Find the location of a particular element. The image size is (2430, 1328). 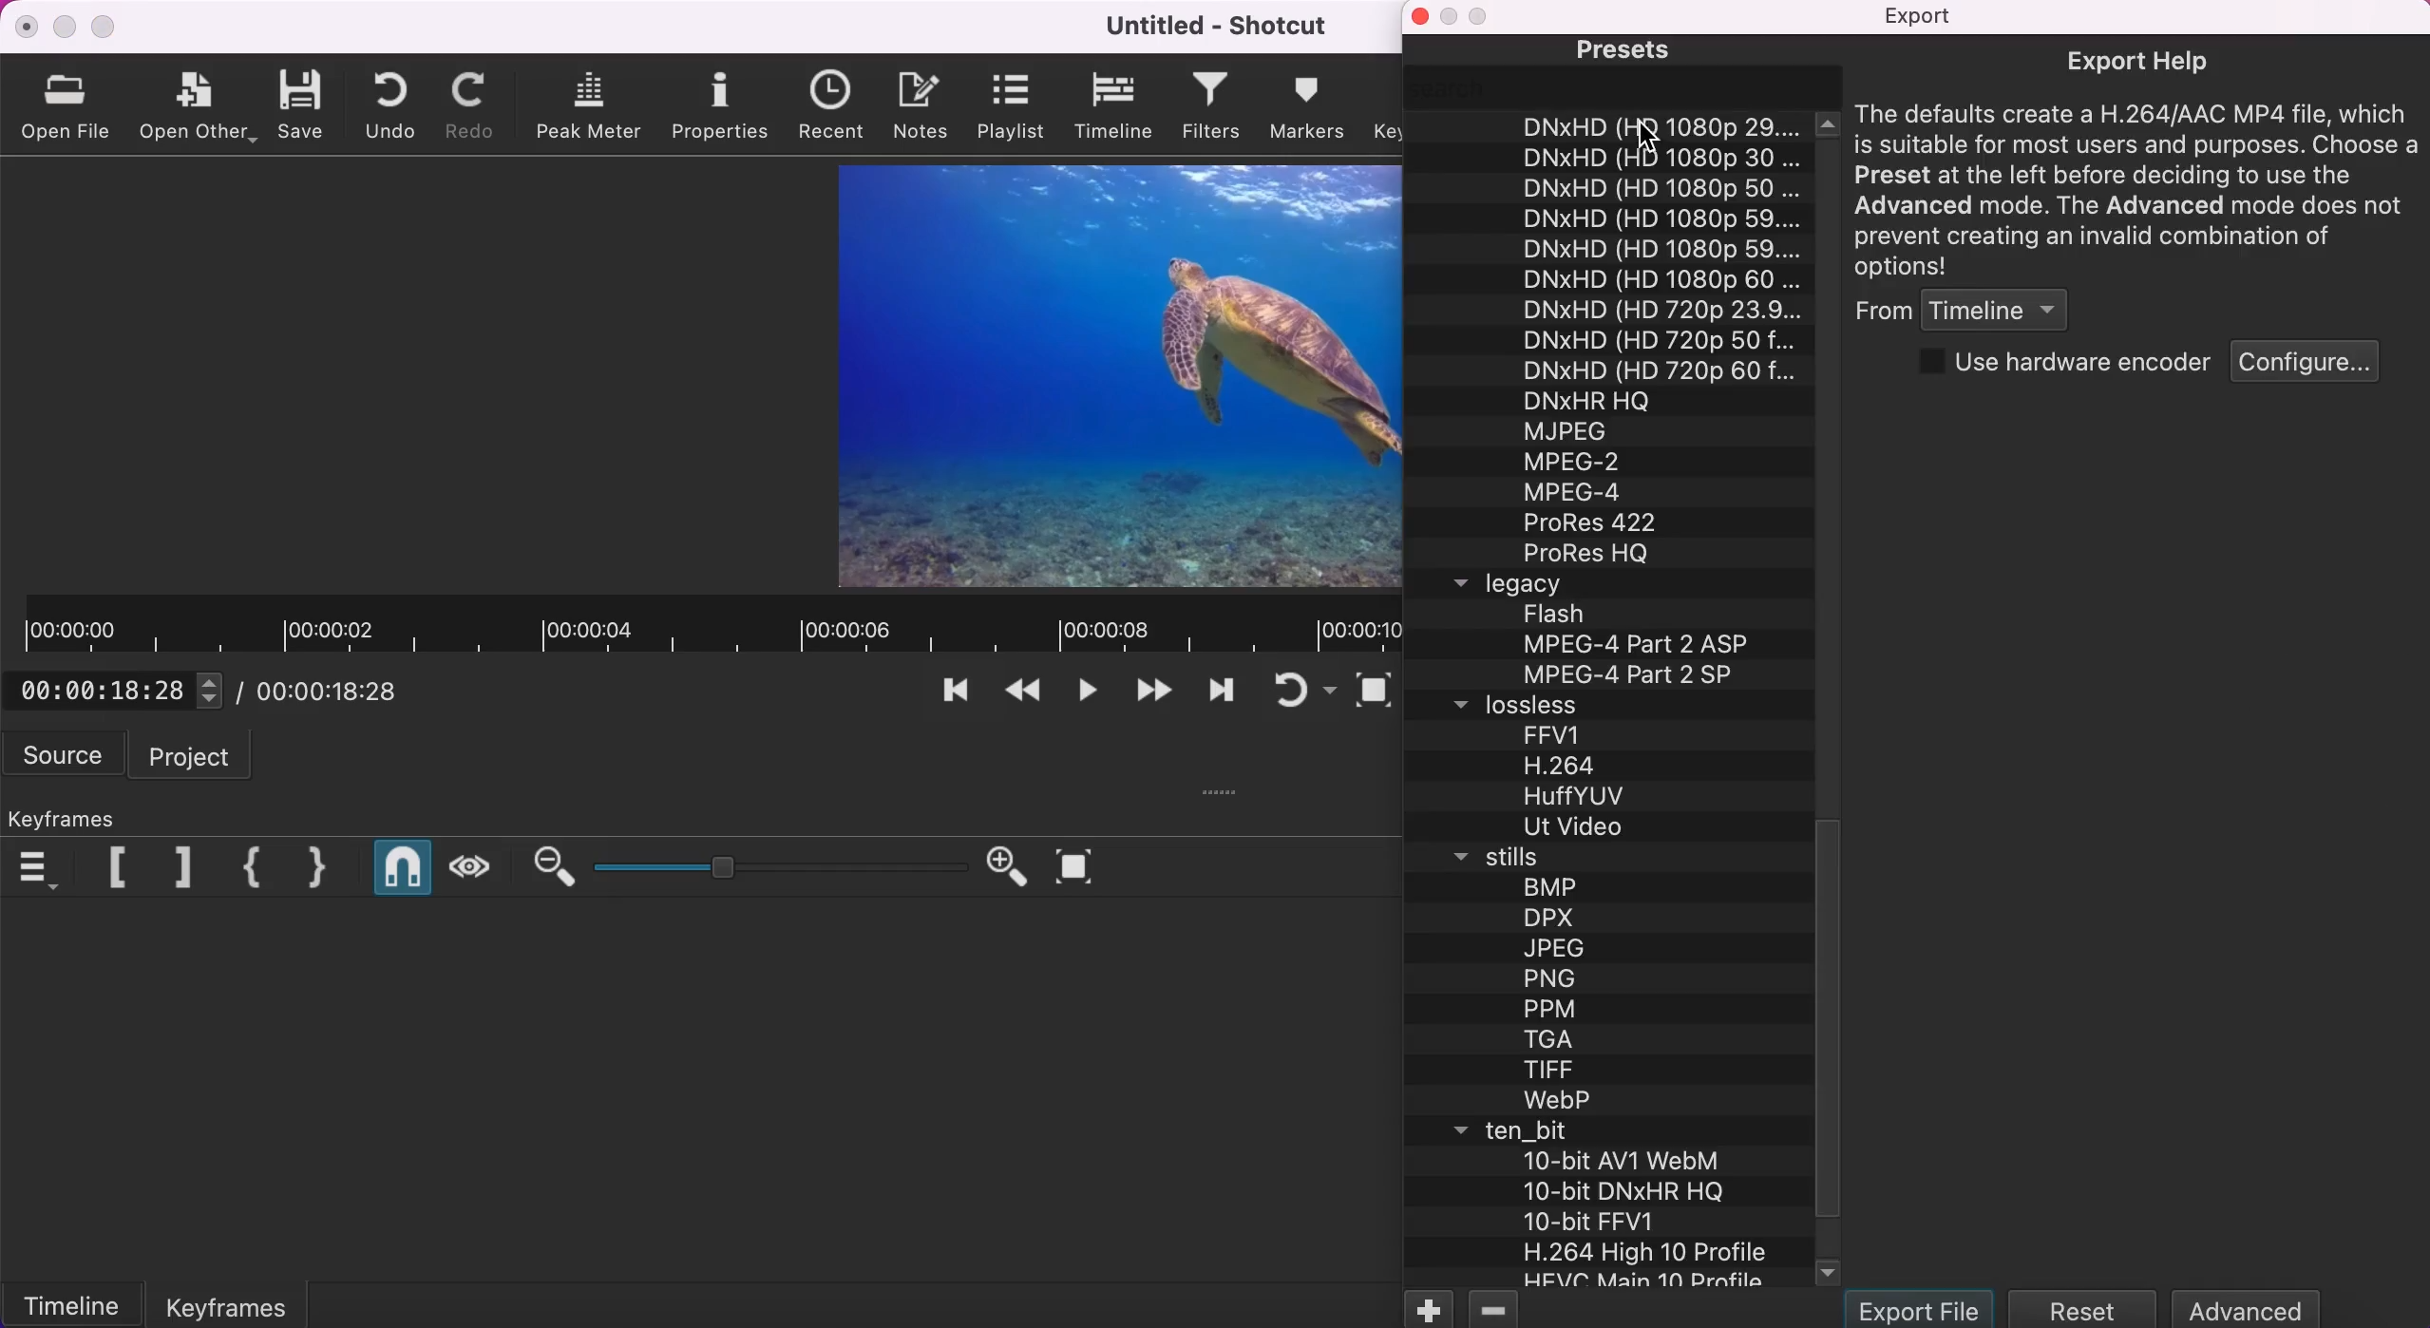

open file is located at coordinates (66, 105).